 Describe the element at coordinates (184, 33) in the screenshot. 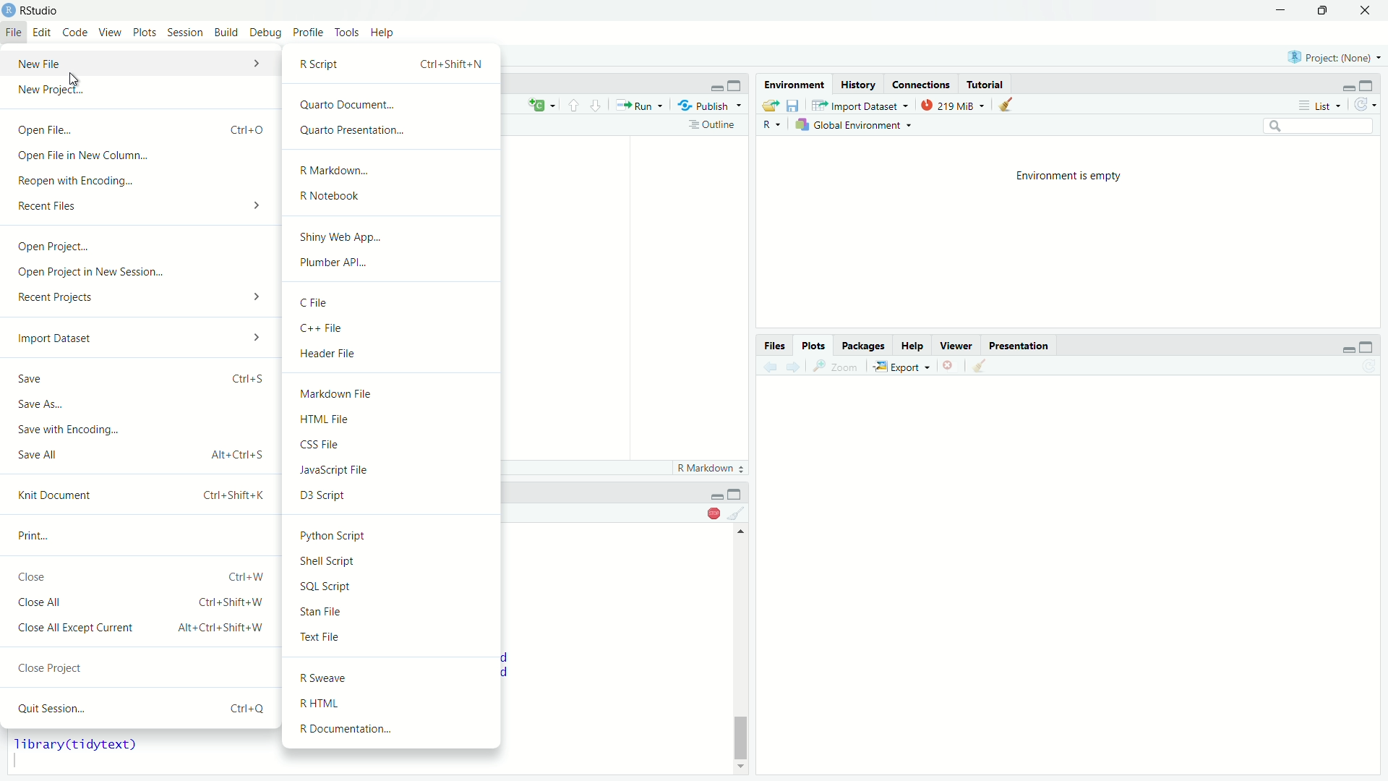

I see `Session` at that location.